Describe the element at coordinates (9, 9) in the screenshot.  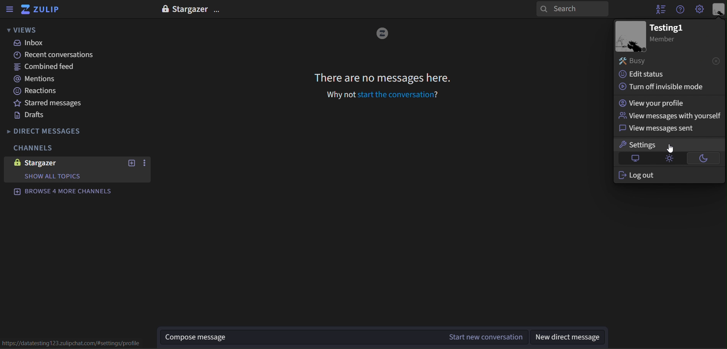
I see `hide sidebar` at that location.